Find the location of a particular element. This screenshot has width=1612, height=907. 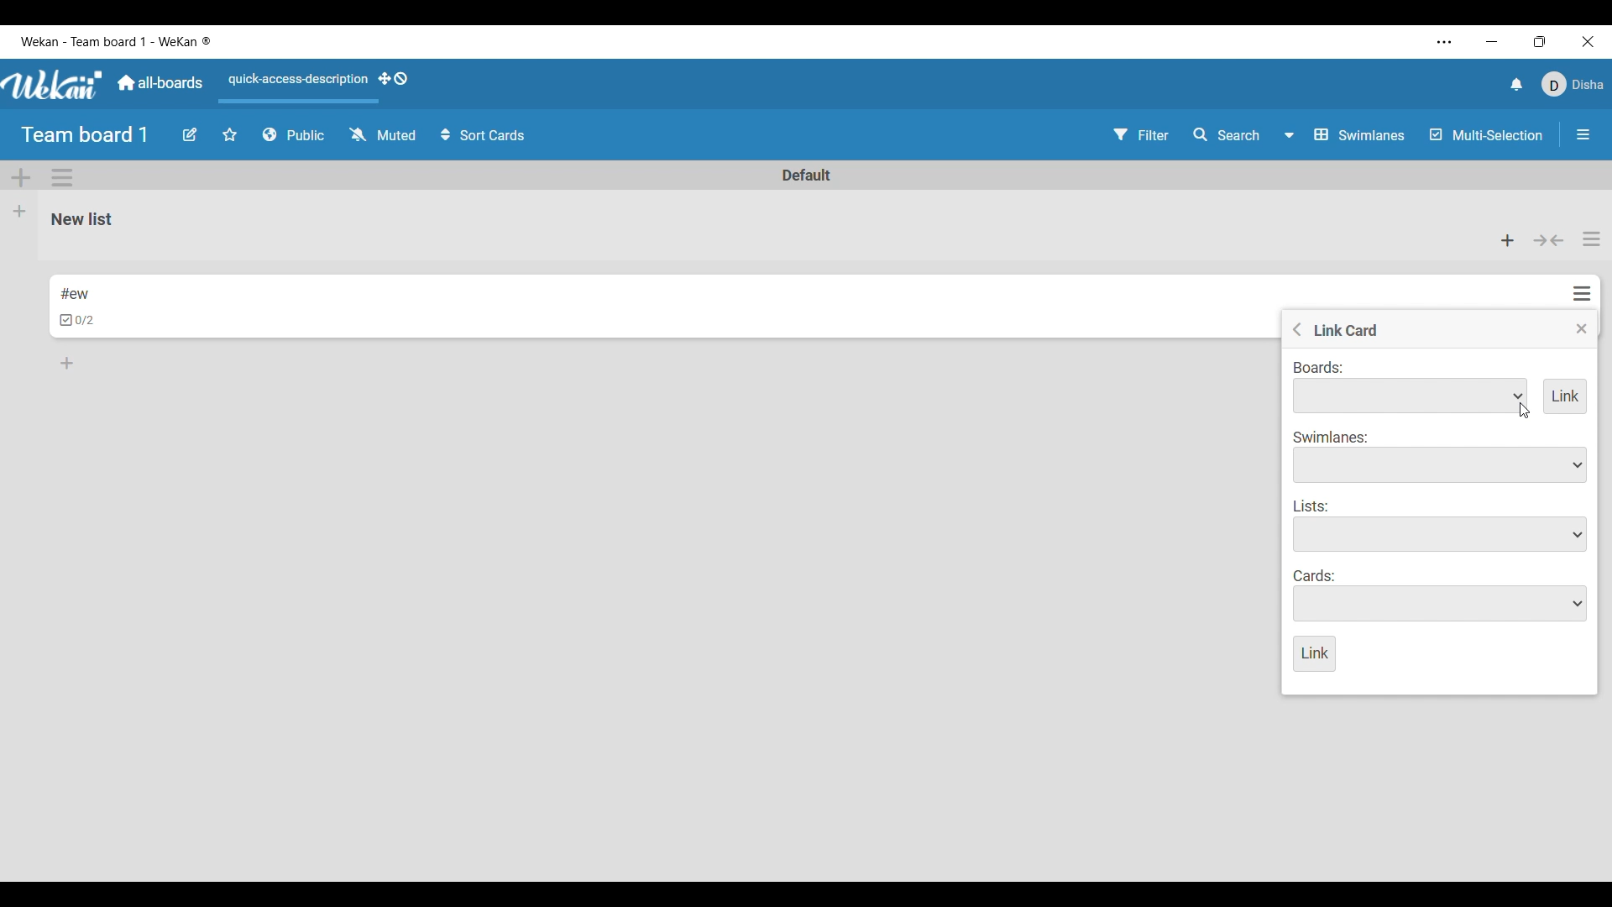

Minimize is located at coordinates (1492, 41).